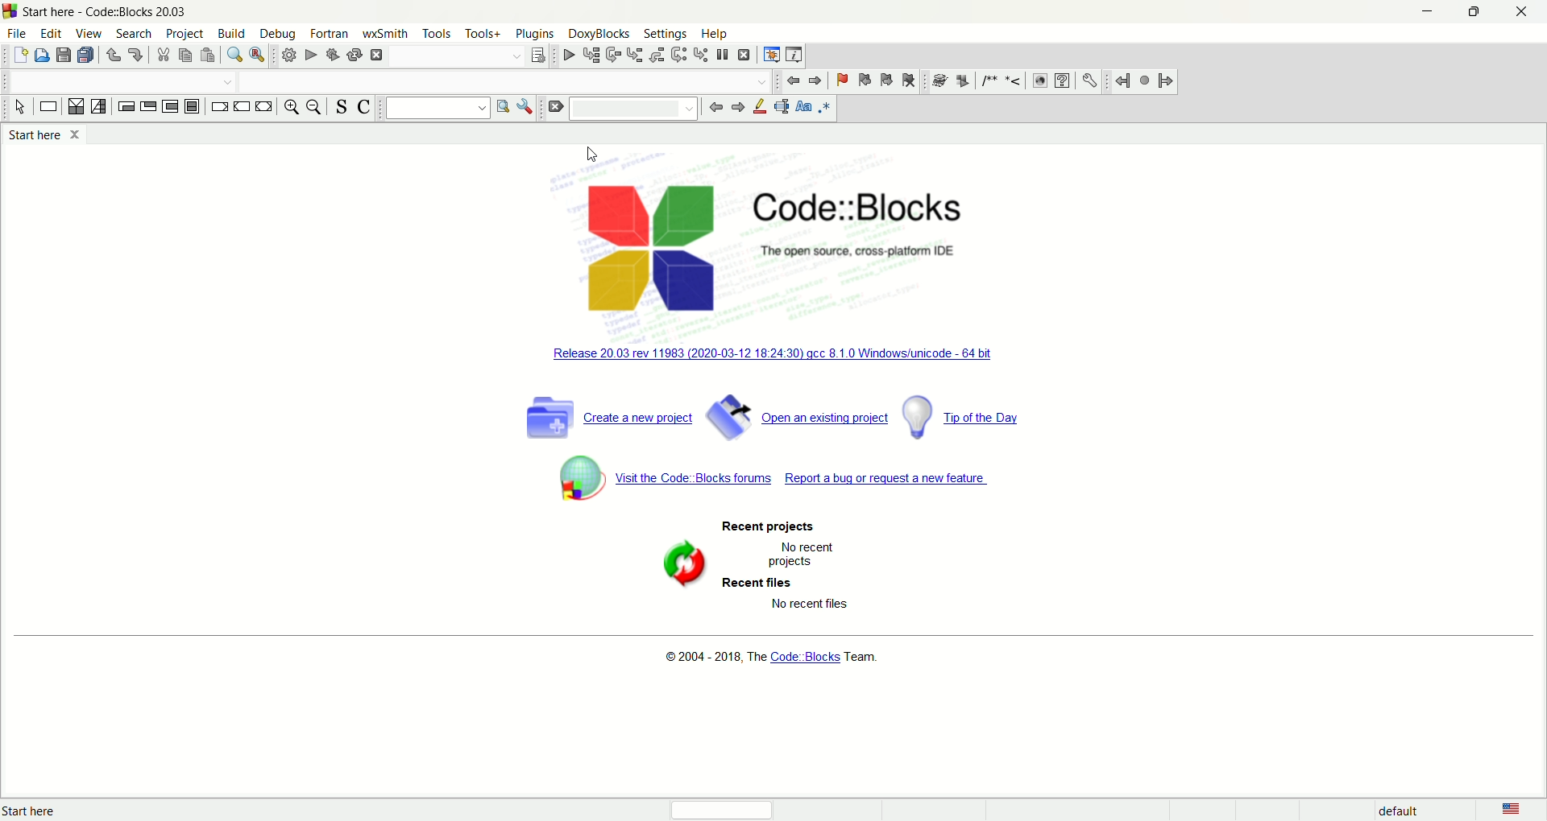 Image resolution: width=1547 pixels, height=821 pixels. Describe the element at coordinates (187, 55) in the screenshot. I see `copy` at that location.